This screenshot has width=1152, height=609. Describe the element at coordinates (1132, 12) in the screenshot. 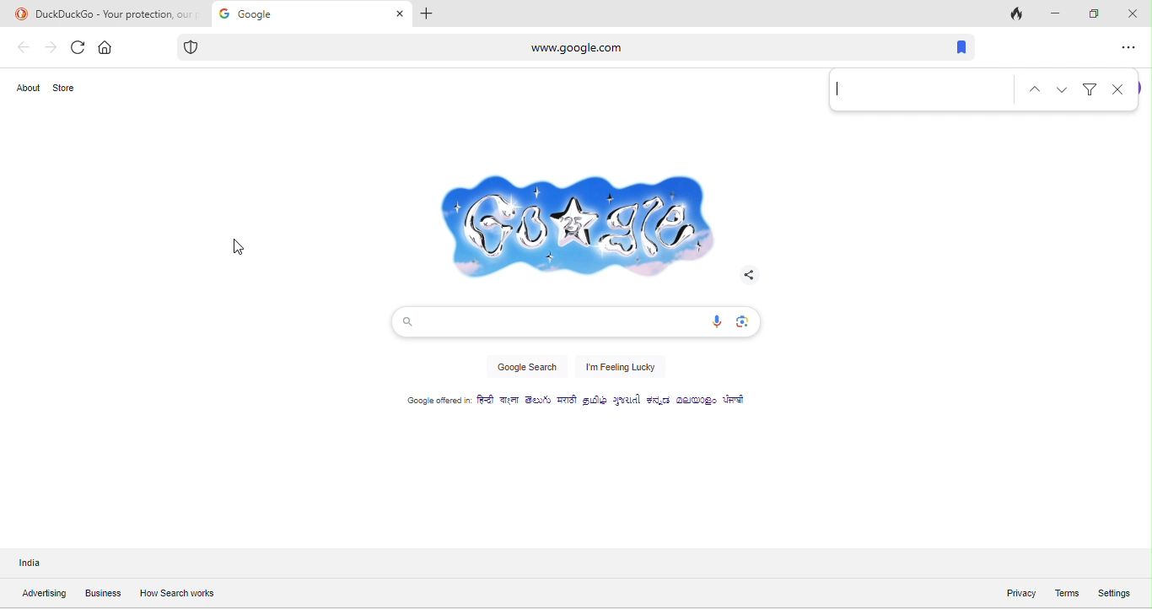

I see `close` at that location.